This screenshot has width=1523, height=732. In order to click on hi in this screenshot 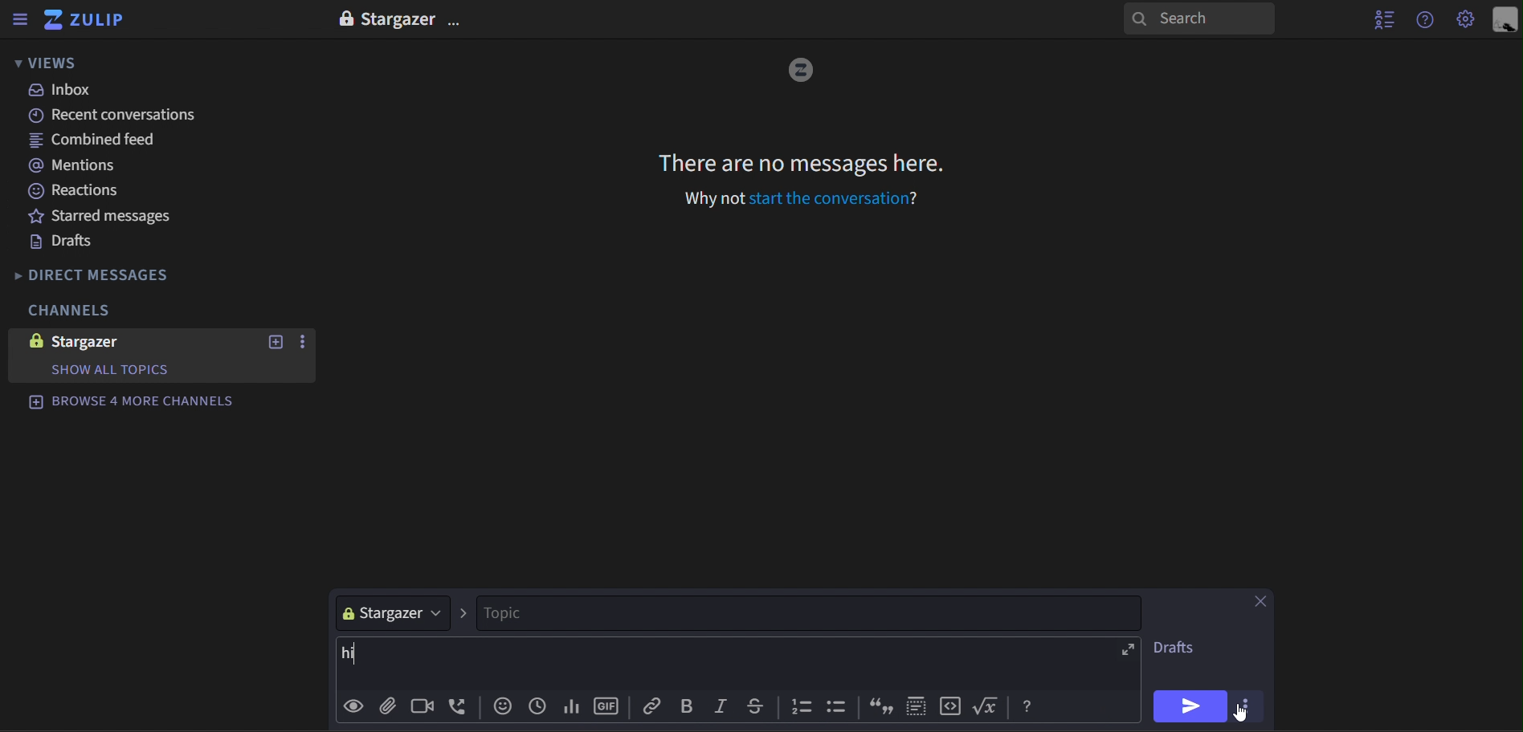, I will do `click(729, 663)`.